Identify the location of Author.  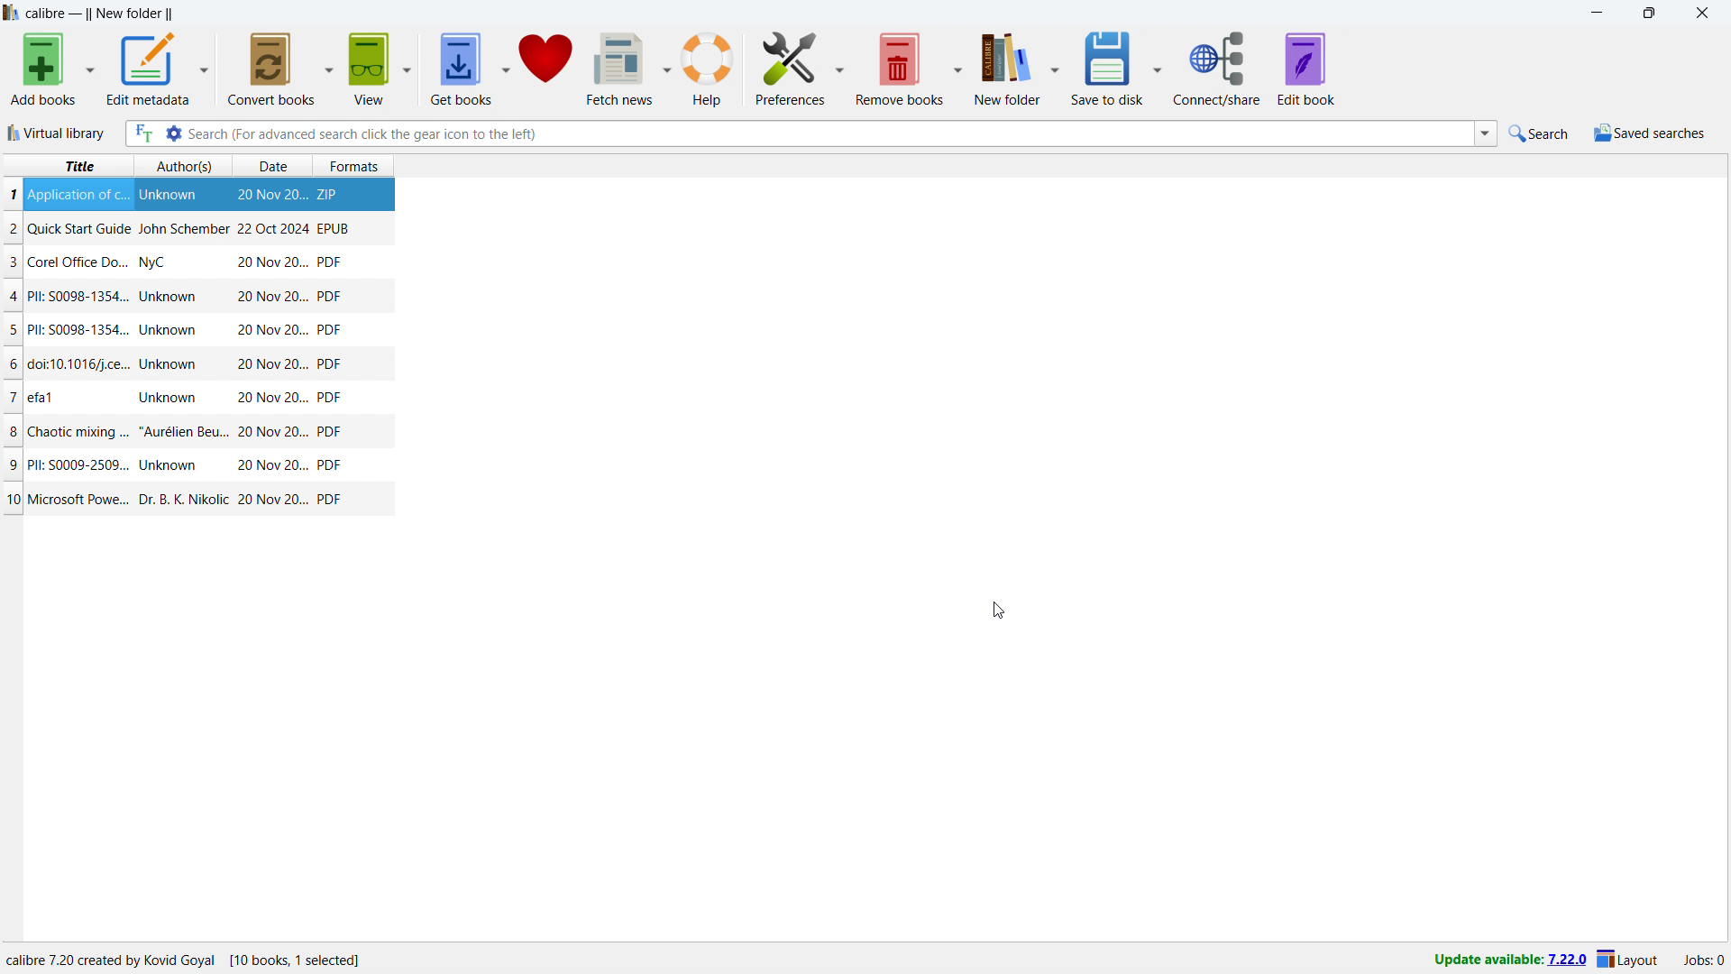
(184, 430).